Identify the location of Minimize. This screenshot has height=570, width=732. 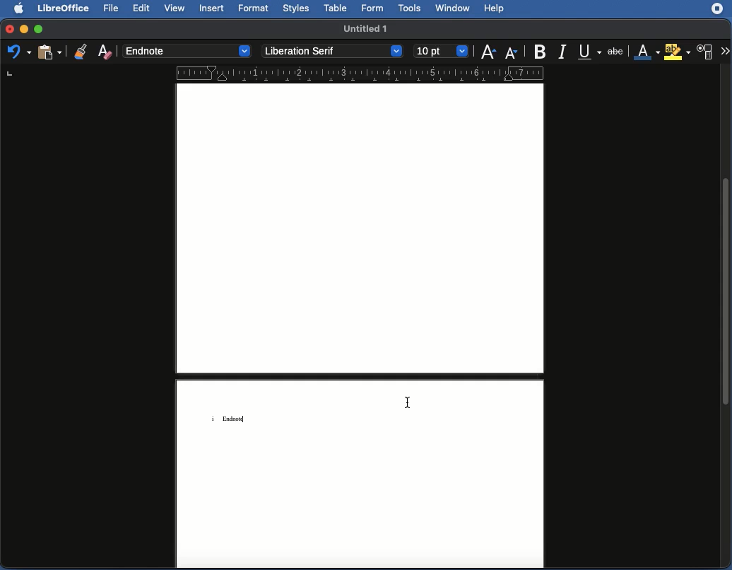
(23, 28).